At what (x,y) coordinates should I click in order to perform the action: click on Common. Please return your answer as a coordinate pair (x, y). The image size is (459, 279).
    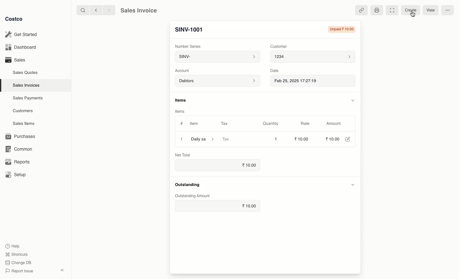
    Looking at the image, I should click on (20, 149).